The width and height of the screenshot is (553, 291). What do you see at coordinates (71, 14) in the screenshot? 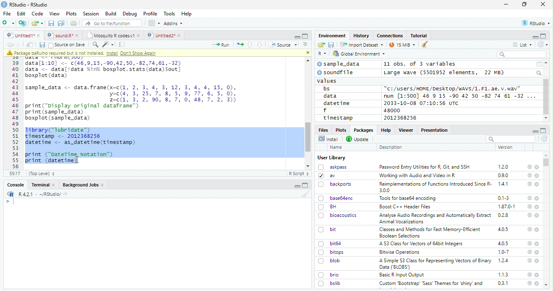
I see `Plots` at bounding box center [71, 14].